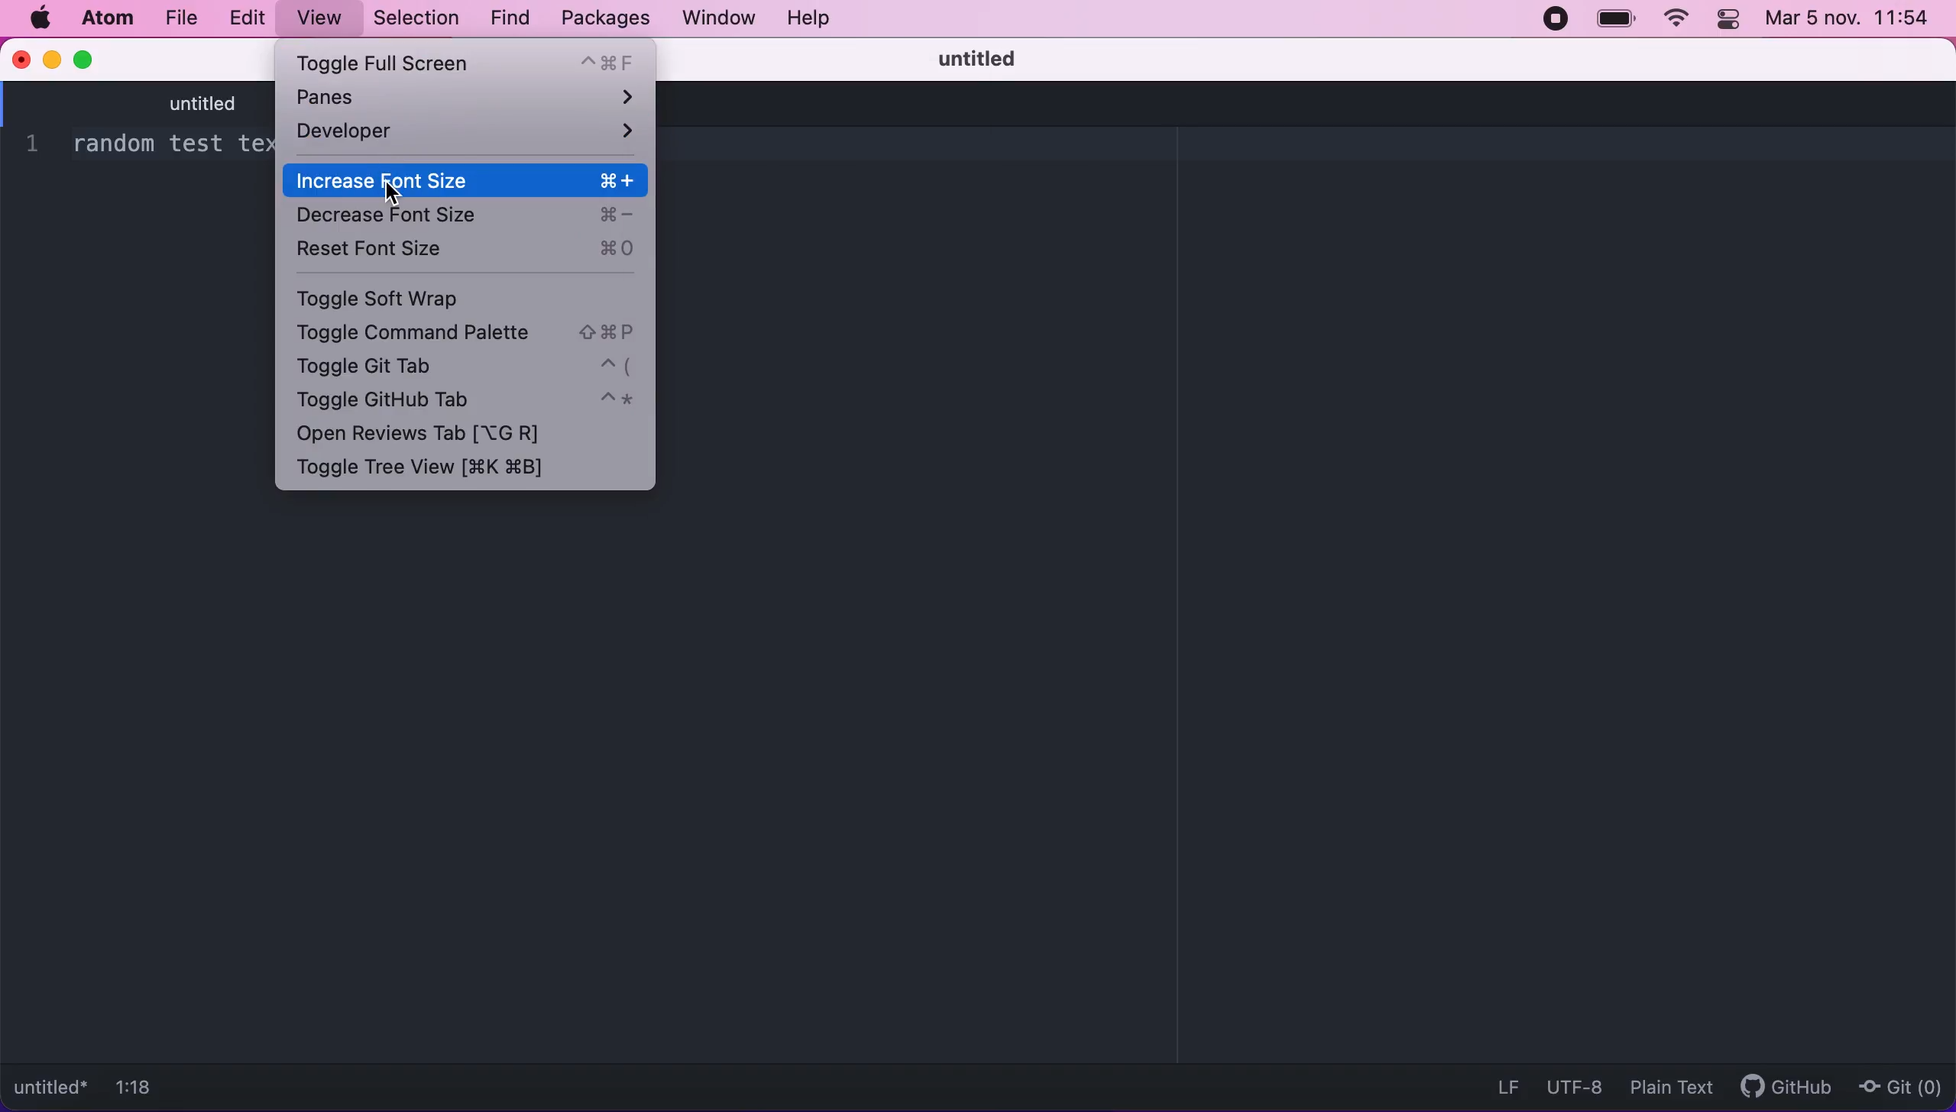  I want to click on untitled, so click(269, 105).